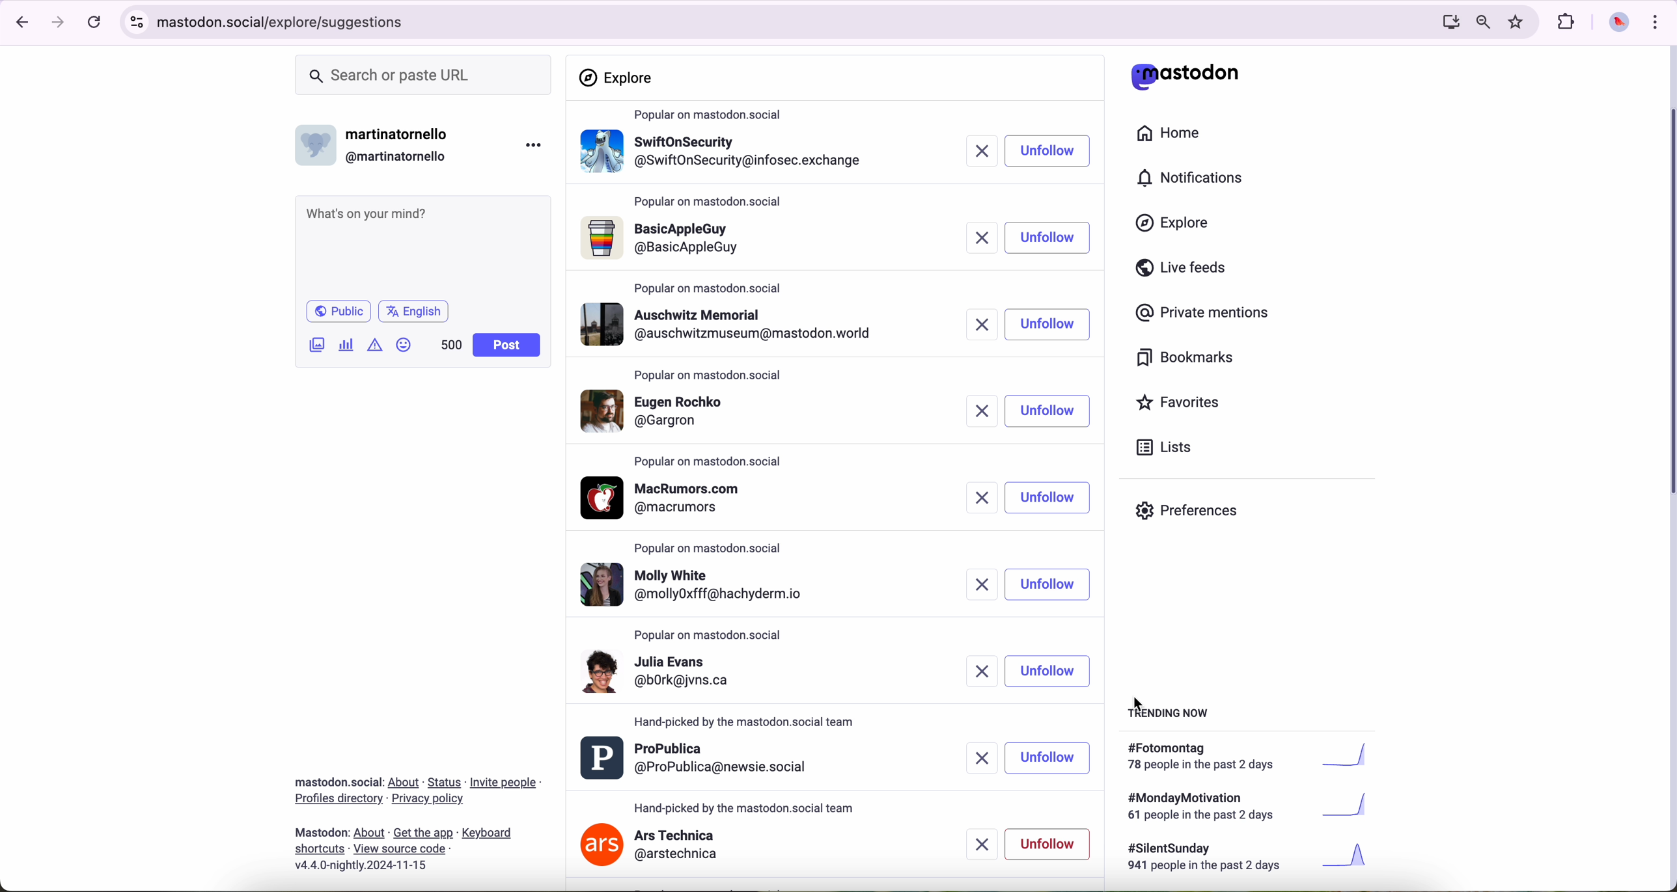  What do you see at coordinates (1615, 23) in the screenshot?
I see `profile picture` at bounding box center [1615, 23].